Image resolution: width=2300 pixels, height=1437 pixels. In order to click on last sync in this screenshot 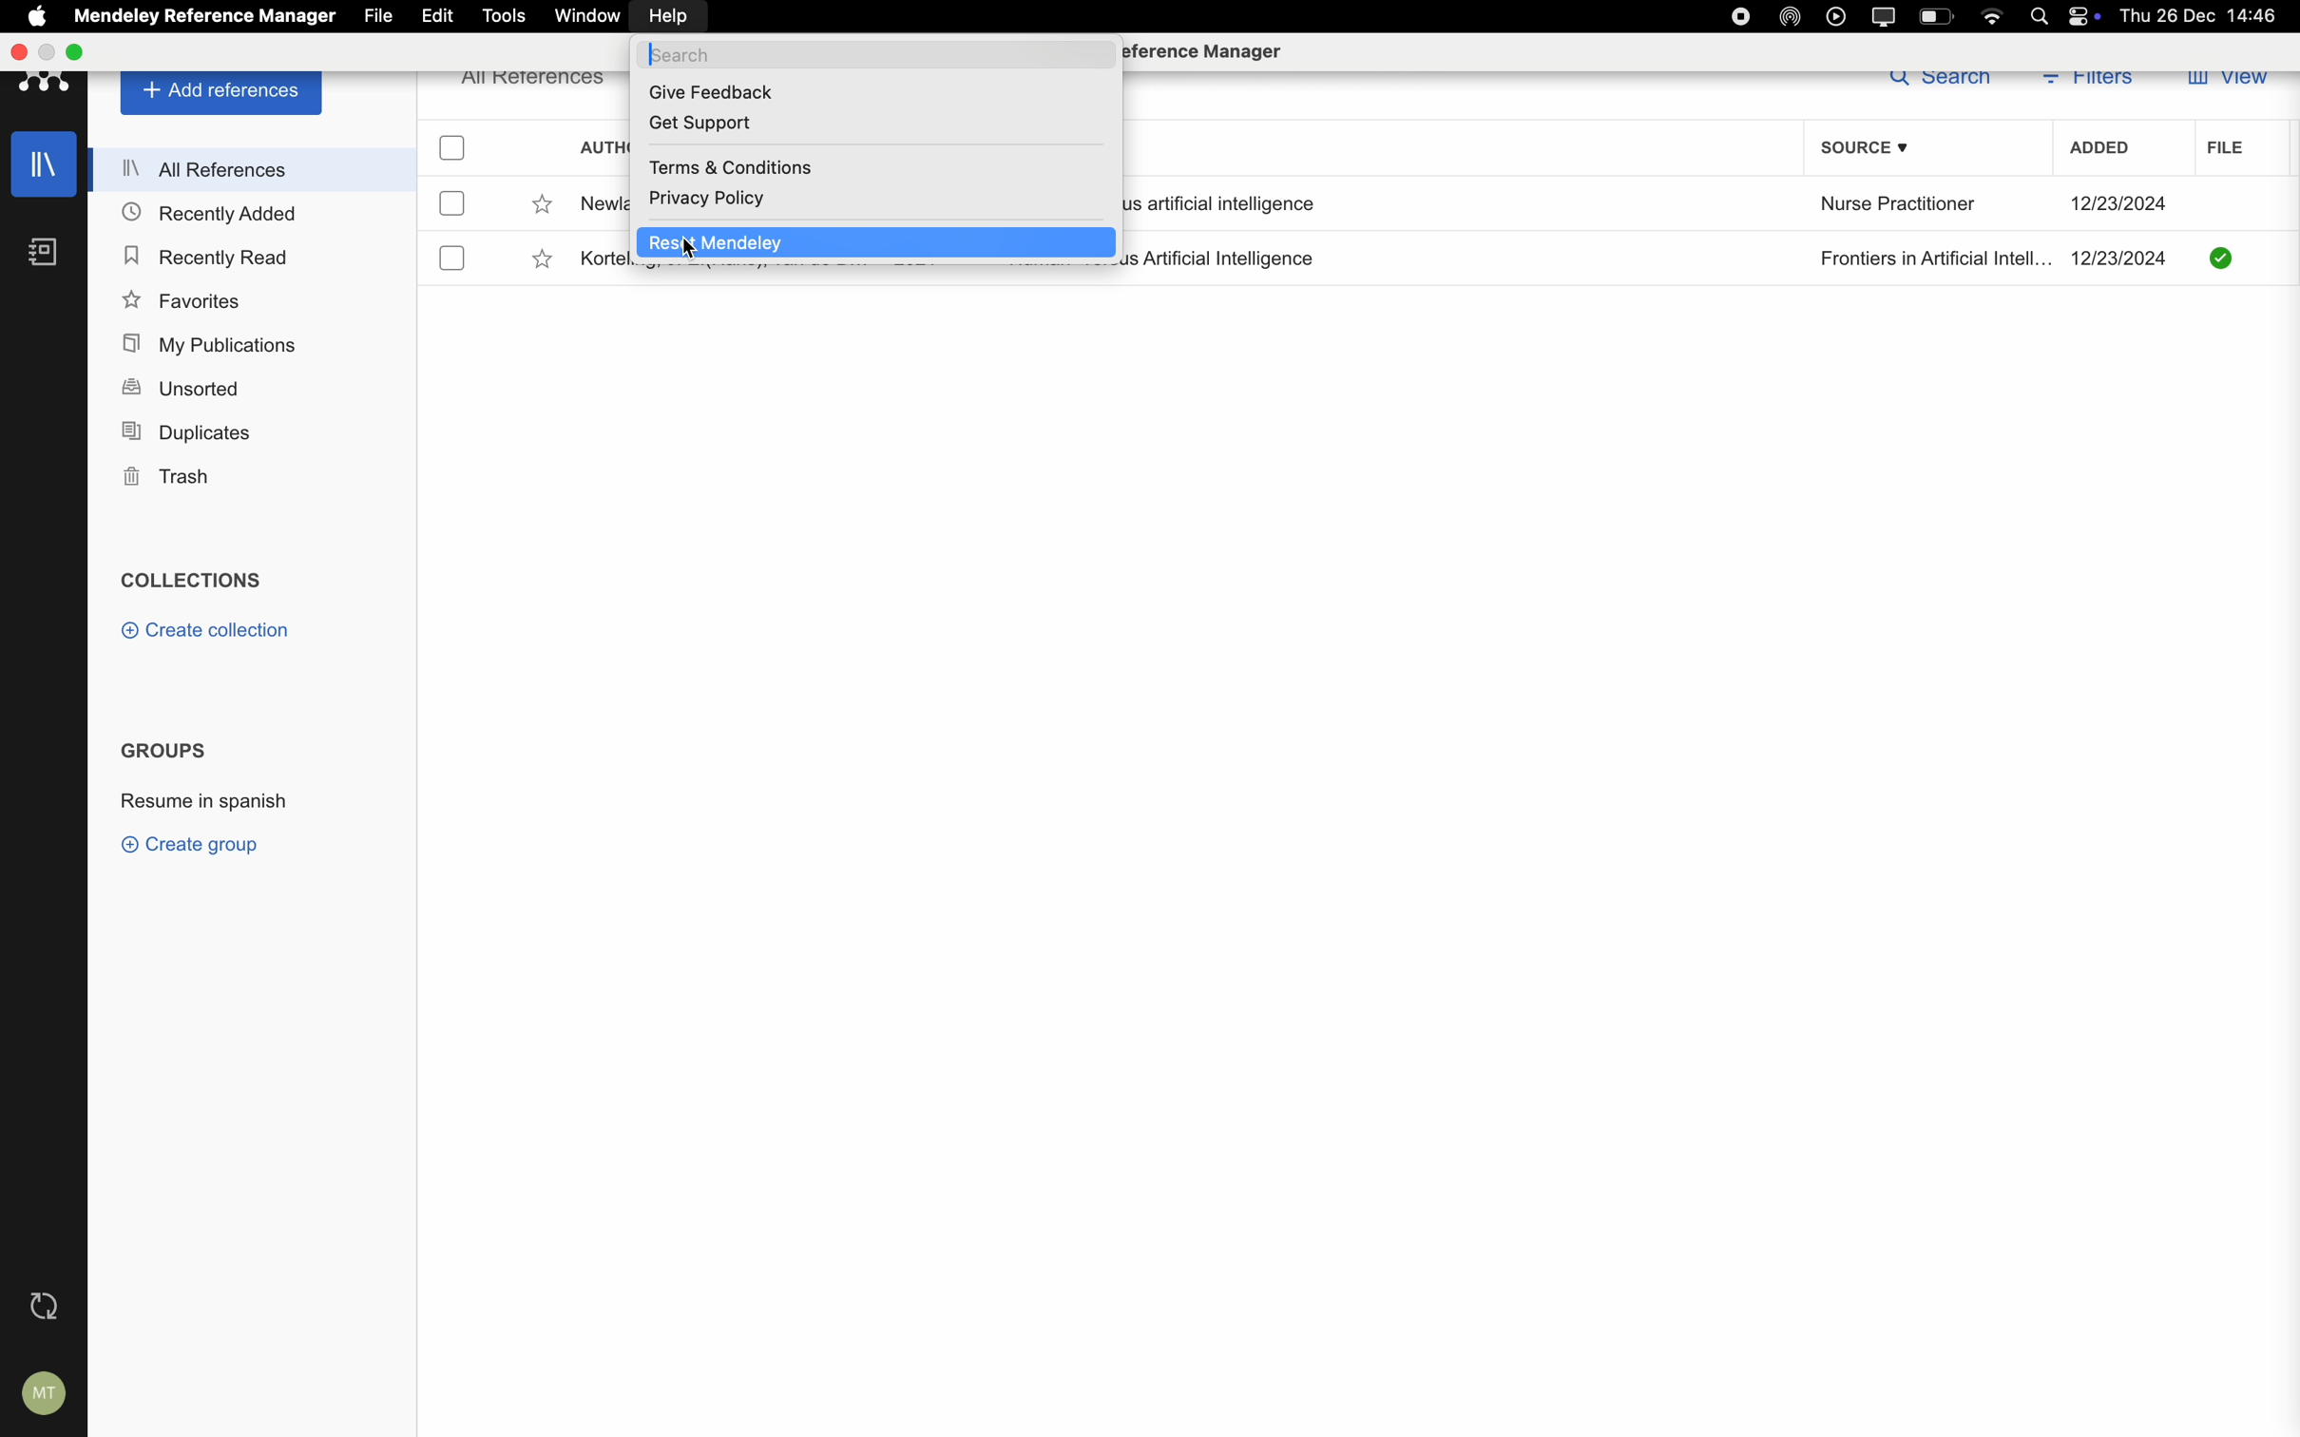, I will do `click(42, 1303)`.